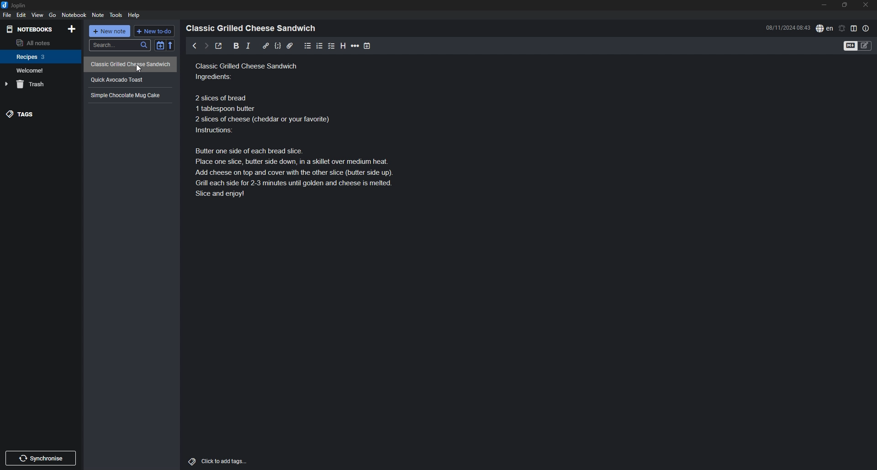 This screenshot has width=877, height=470. Describe the element at coordinates (39, 42) in the screenshot. I see `all notes` at that location.